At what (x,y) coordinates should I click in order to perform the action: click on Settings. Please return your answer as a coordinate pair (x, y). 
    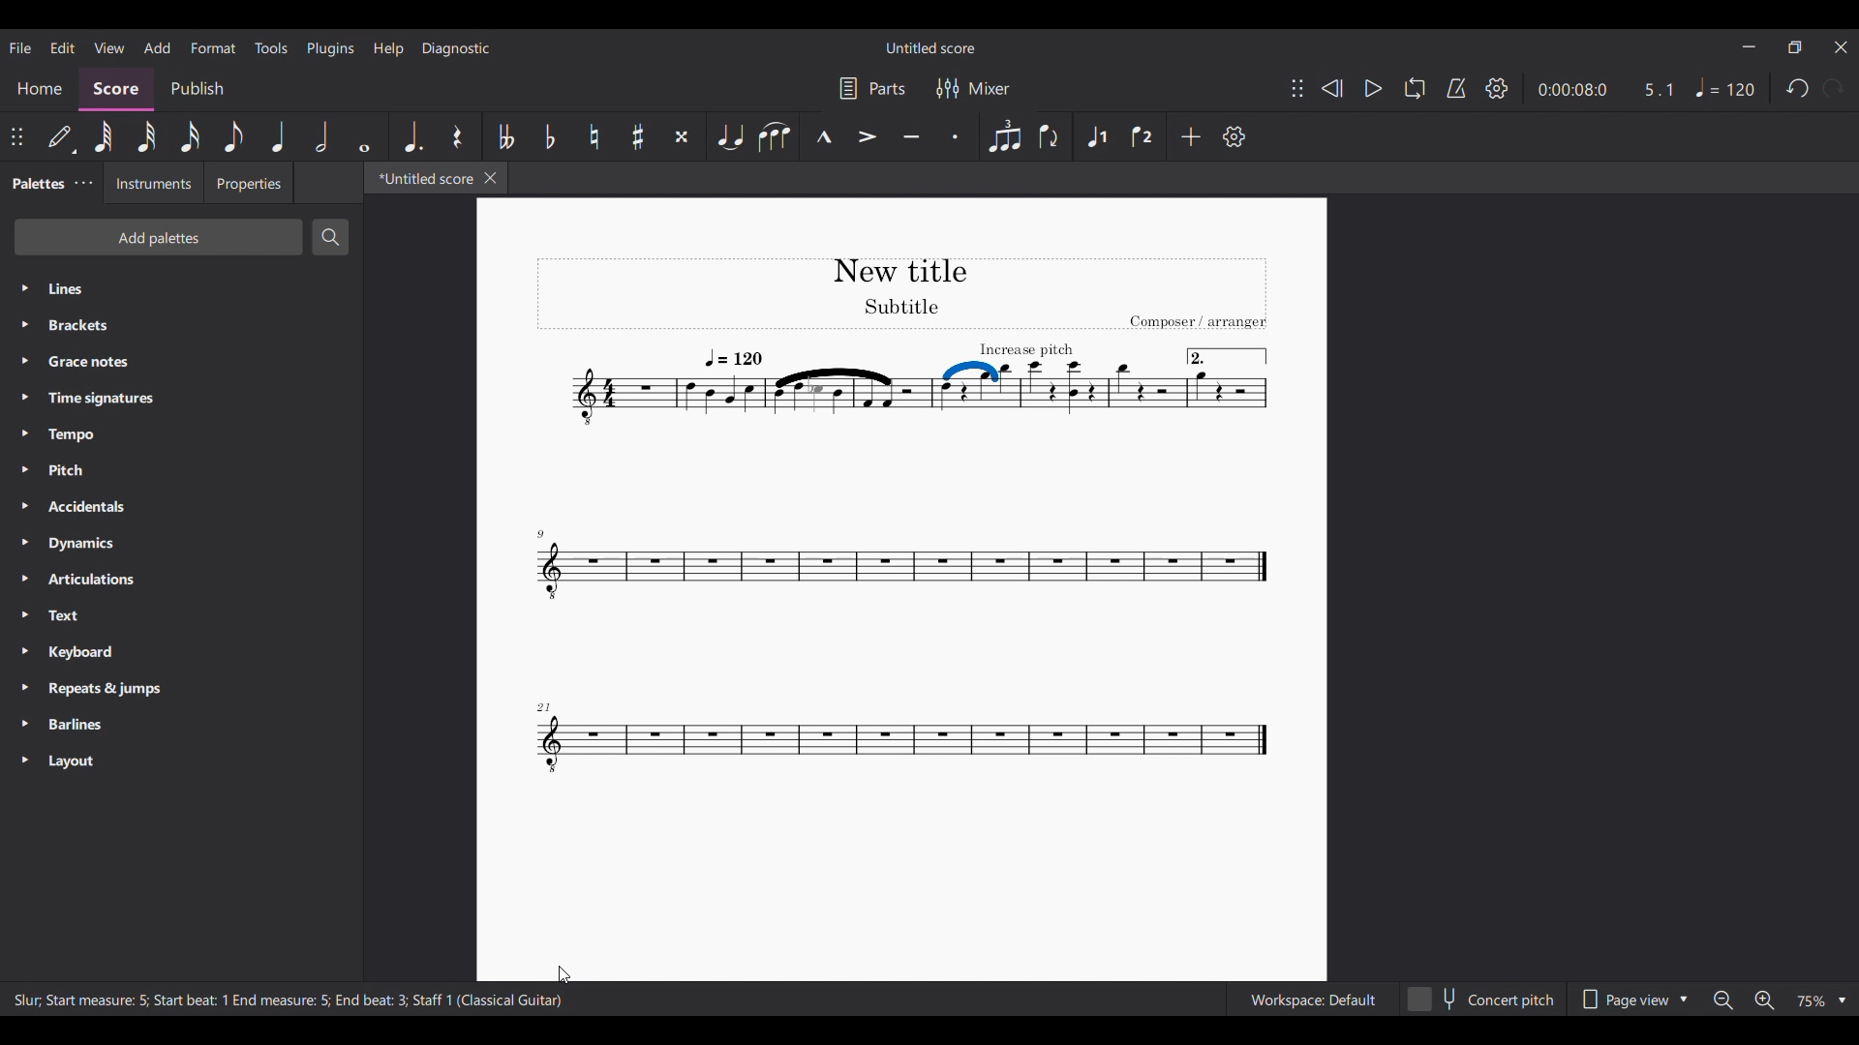
    Looking at the image, I should click on (1234, 136).